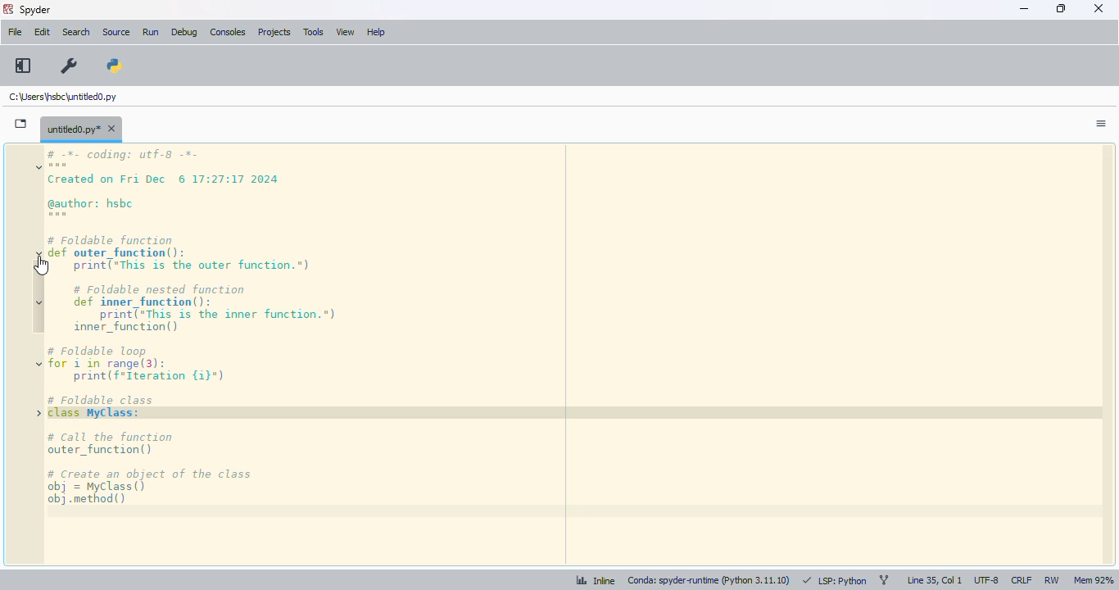 This screenshot has height=590, width=1119. Describe the element at coordinates (70, 66) in the screenshot. I see `preferences` at that location.